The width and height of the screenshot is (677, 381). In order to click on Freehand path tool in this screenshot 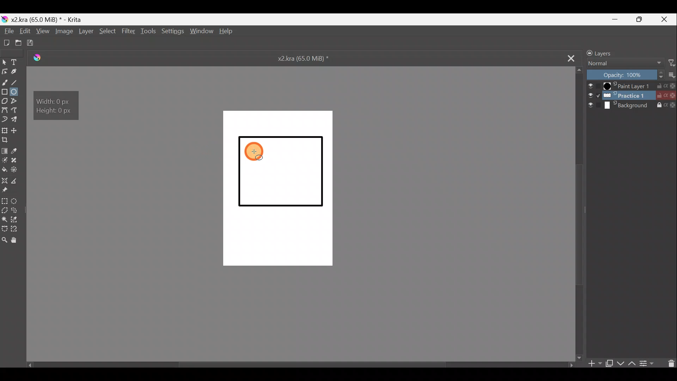, I will do `click(16, 111)`.